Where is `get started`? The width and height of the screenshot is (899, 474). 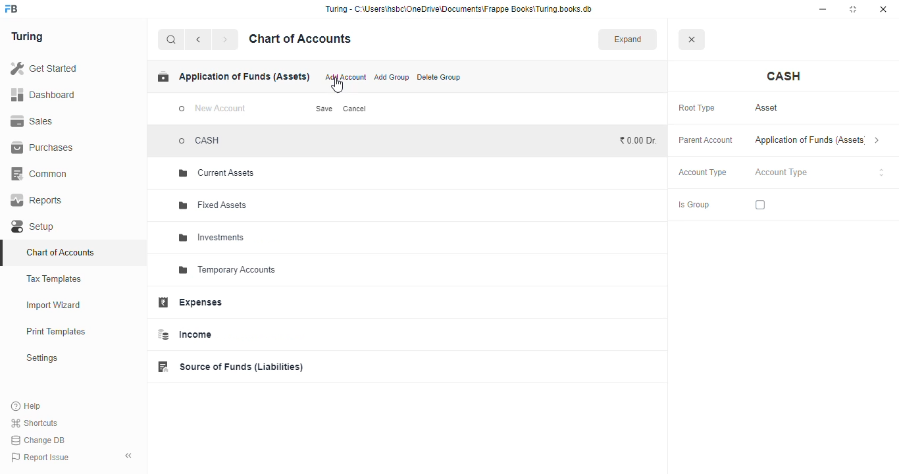 get started is located at coordinates (43, 68).